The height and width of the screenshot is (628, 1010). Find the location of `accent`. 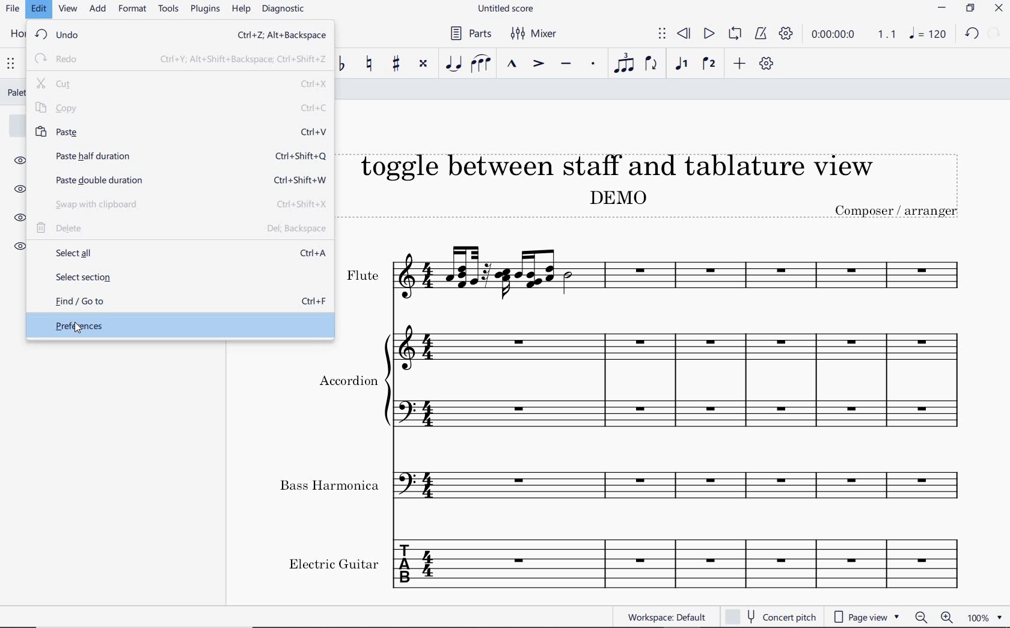

accent is located at coordinates (539, 64).